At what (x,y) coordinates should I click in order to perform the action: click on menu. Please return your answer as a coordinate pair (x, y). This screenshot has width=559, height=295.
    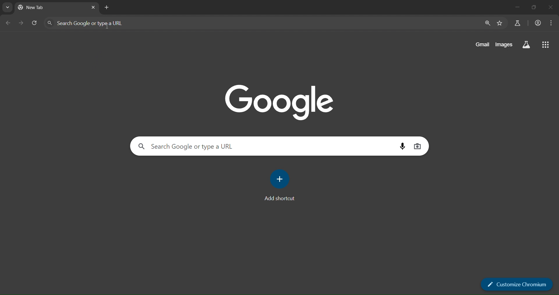
    Looking at the image, I should click on (551, 23).